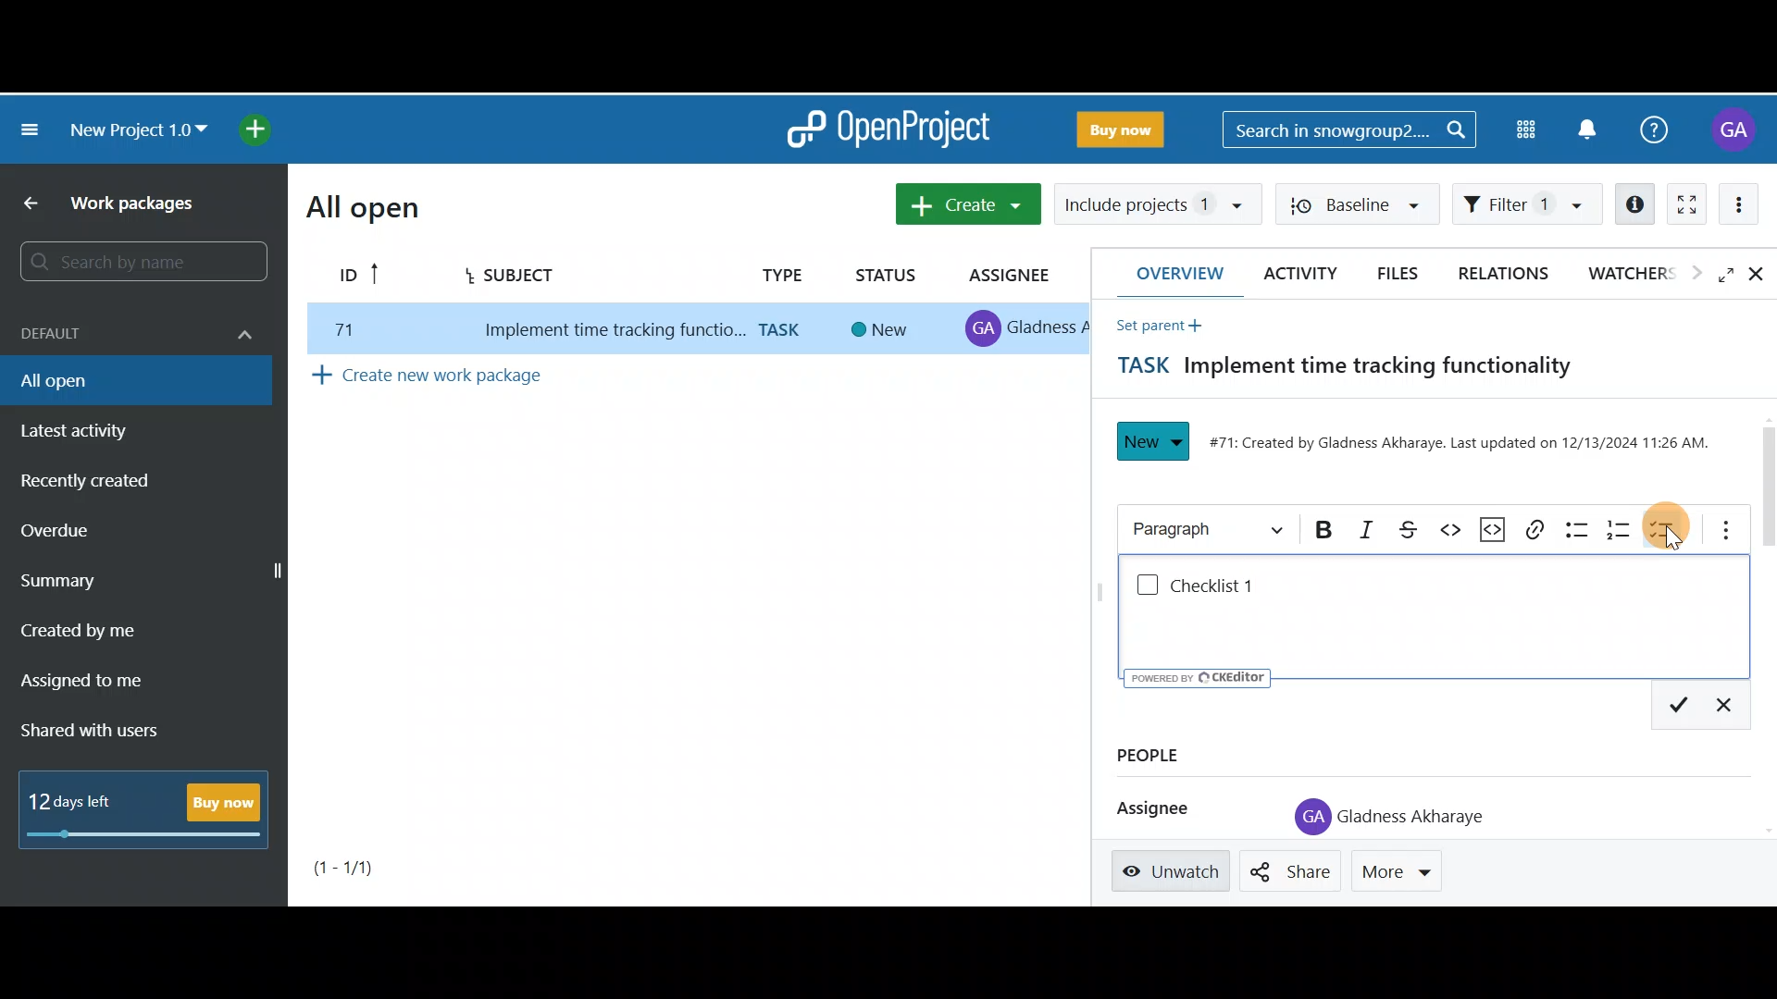 The width and height of the screenshot is (1777, 999). What do you see at coordinates (1206, 524) in the screenshot?
I see `Heading` at bounding box center [1206, 524].